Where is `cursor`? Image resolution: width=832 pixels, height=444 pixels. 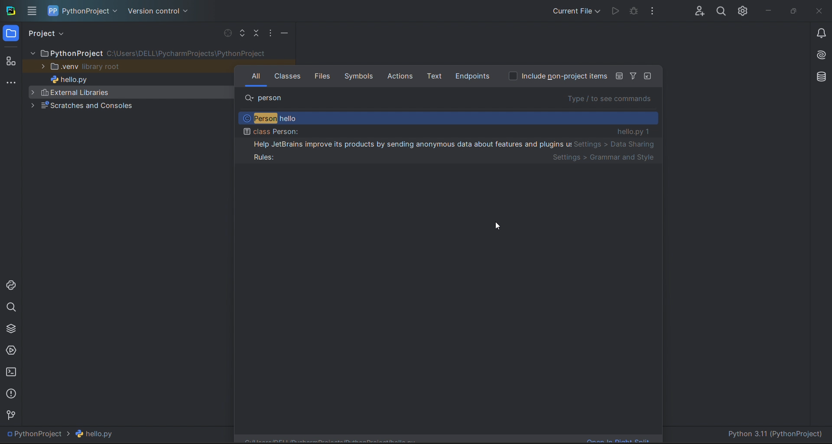 cursor is located at coordinates (499, 226).